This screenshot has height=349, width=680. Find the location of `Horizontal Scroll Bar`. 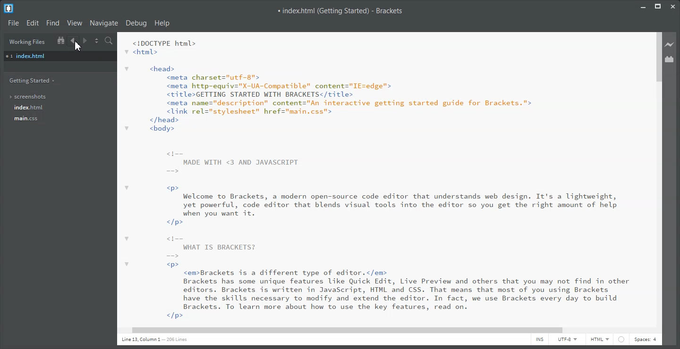

Horizontal Scroll Bar is located at coordinates (387, 330).